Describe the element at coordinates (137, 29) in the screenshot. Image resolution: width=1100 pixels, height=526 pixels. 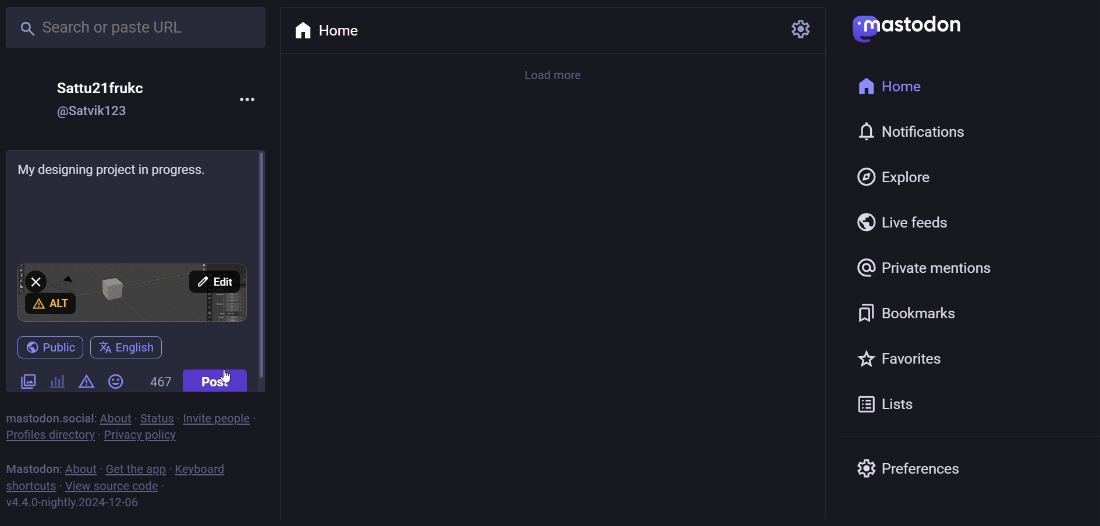
I see `search` at that location.